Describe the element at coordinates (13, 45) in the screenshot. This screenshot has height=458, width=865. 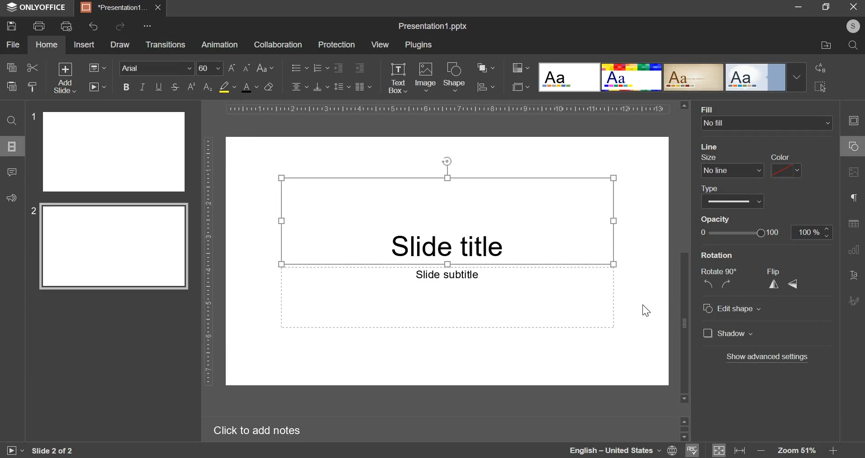
I see `file` at that location.